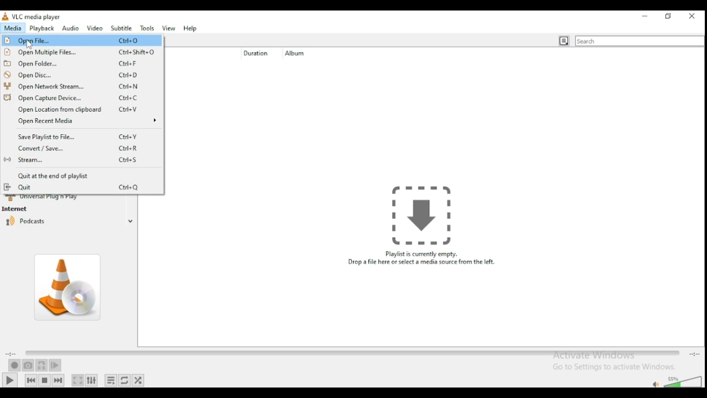 This screenshot has width=707, height=398. I want to click on convert/save, so click(80, 148).